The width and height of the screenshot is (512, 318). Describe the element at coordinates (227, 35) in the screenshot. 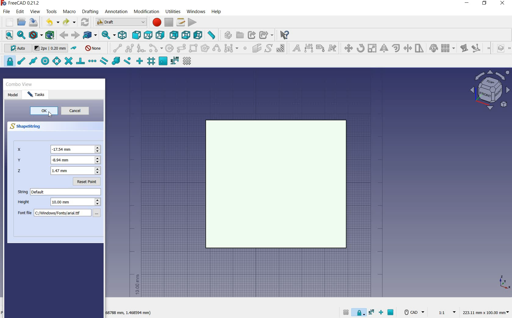

I see `create part` at that location.